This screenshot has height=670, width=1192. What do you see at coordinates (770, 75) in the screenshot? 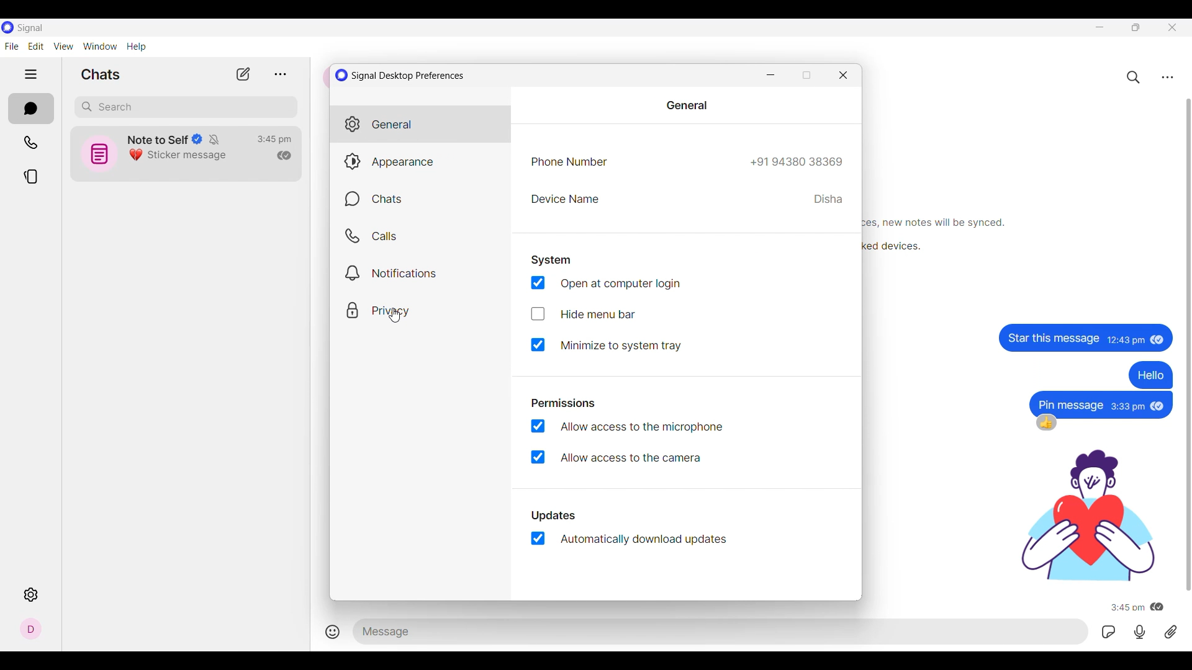
I see `Minimize window ` at bounding box center [770, 75].